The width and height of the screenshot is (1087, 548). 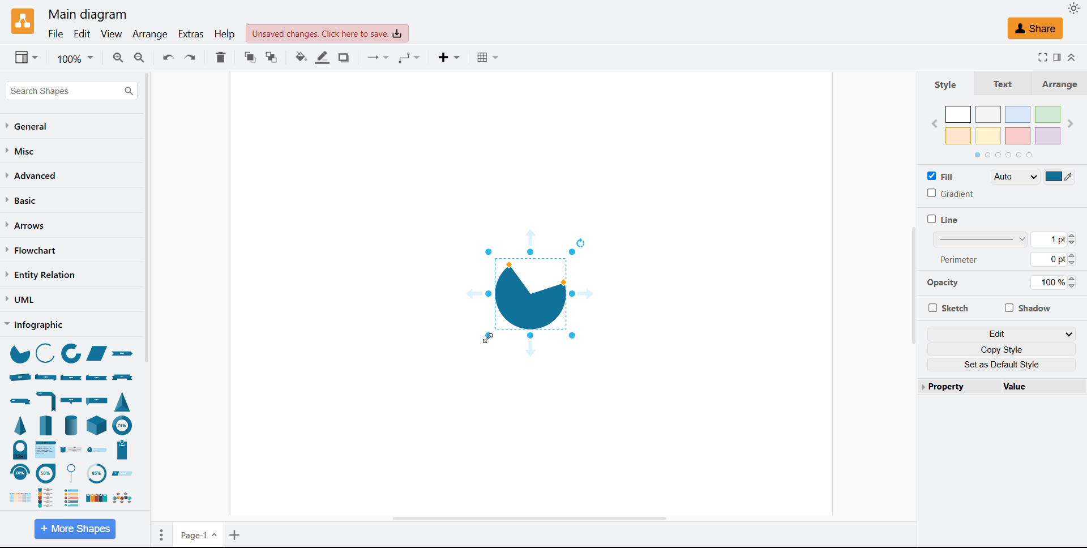 What do you see at coordinates (529, 294) in the screenshot?
I see `pie shape ` at bounding box center [529, 294].